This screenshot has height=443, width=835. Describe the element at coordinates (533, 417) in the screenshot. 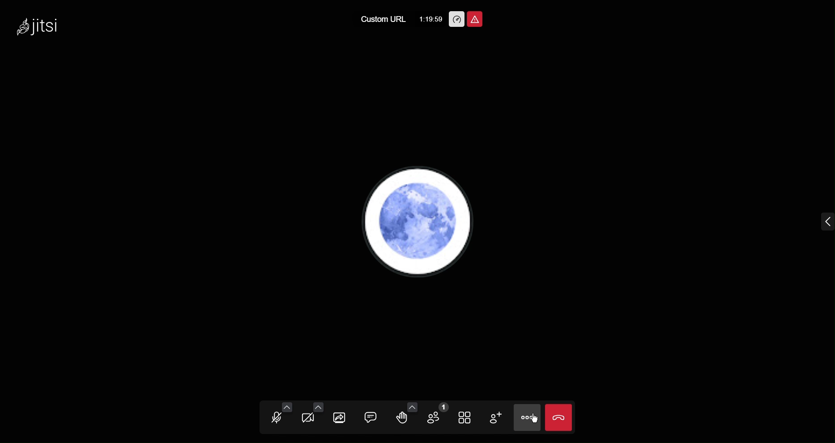

I see `cursor` at that location.